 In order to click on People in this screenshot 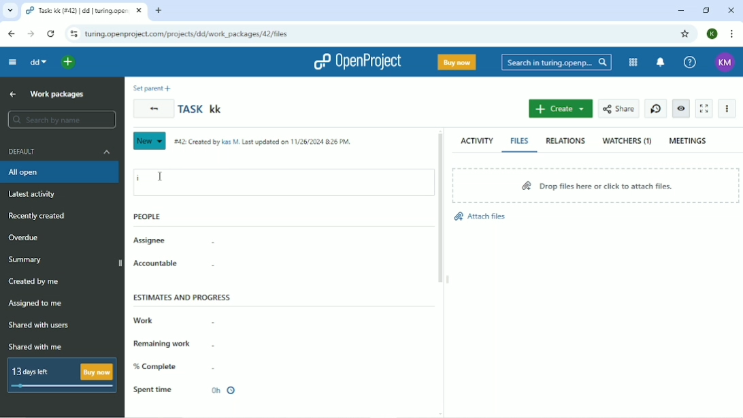, I will do `click(148, 217)`.